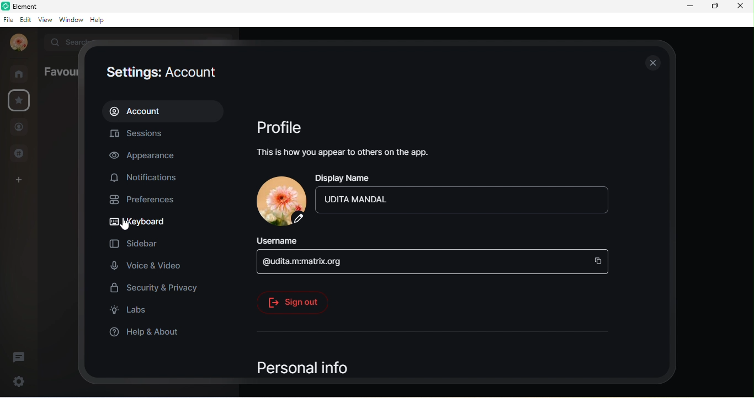 This screenshot has width=754, height=398. What do you see at coordinates (22, 383) in the screenshot?
I see `settings` at bounding box center [22, 383].